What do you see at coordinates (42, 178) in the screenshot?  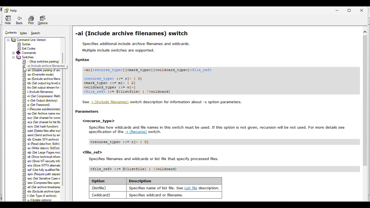 I see `SSC (set Senstive case` at bounding box center [42, 178].